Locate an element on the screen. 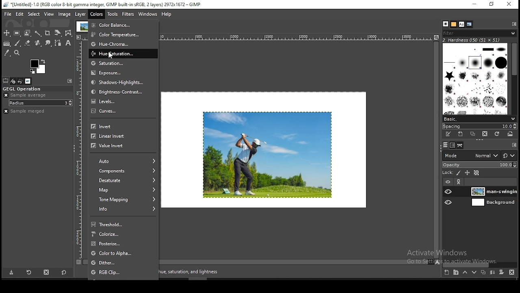 The image size is (520, 293). ample average is located at coordinates (26, 95).